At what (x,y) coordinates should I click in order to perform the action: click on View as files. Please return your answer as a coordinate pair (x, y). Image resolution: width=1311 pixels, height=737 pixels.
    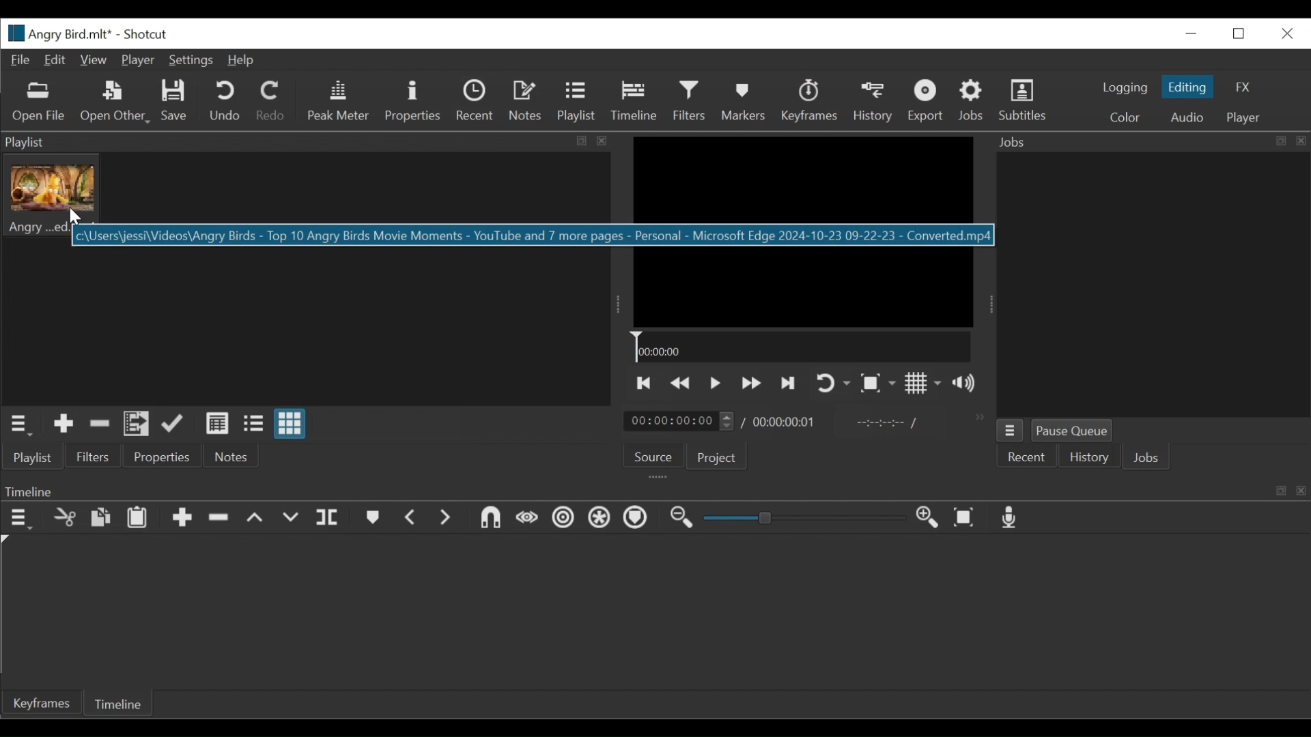
    Looking at the image, I should click on (253, 423).